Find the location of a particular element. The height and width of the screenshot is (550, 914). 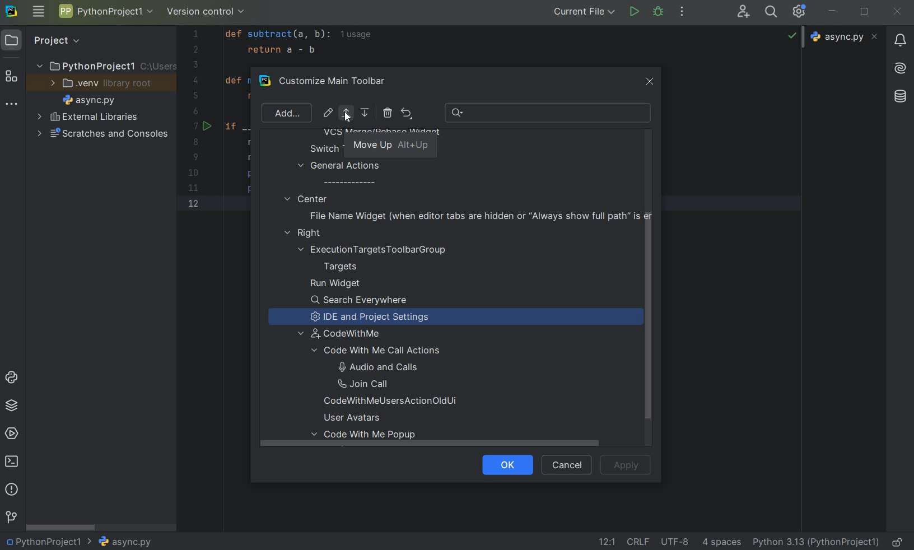

MOVE DOWN is located at coordinates (366, 113).